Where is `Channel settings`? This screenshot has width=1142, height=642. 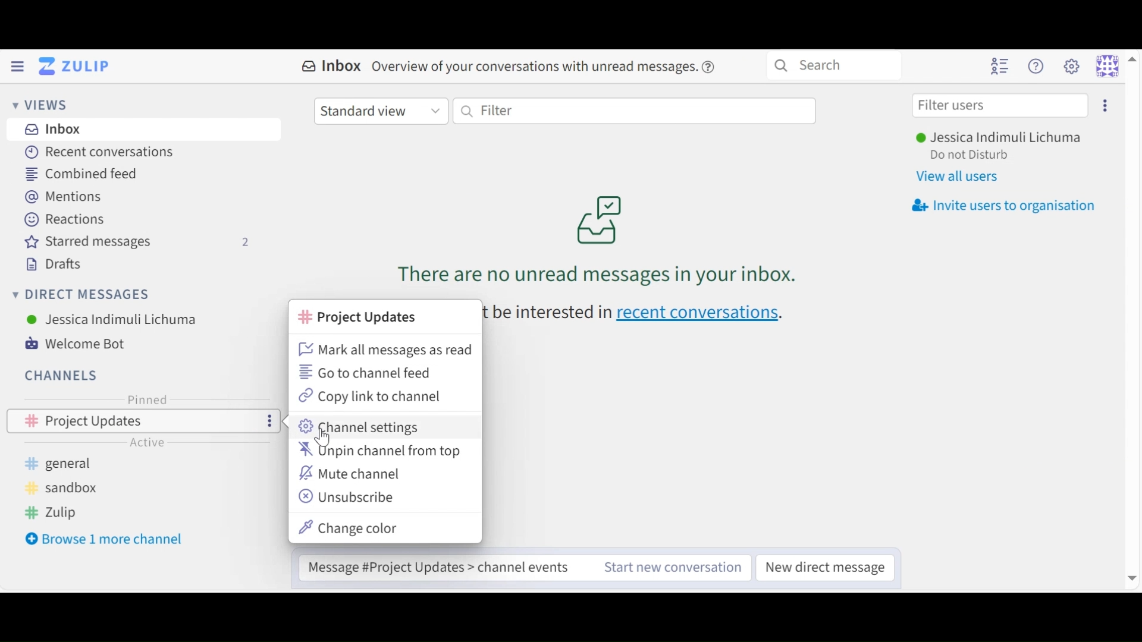 Channel settings is located at coordinates (359, 427).